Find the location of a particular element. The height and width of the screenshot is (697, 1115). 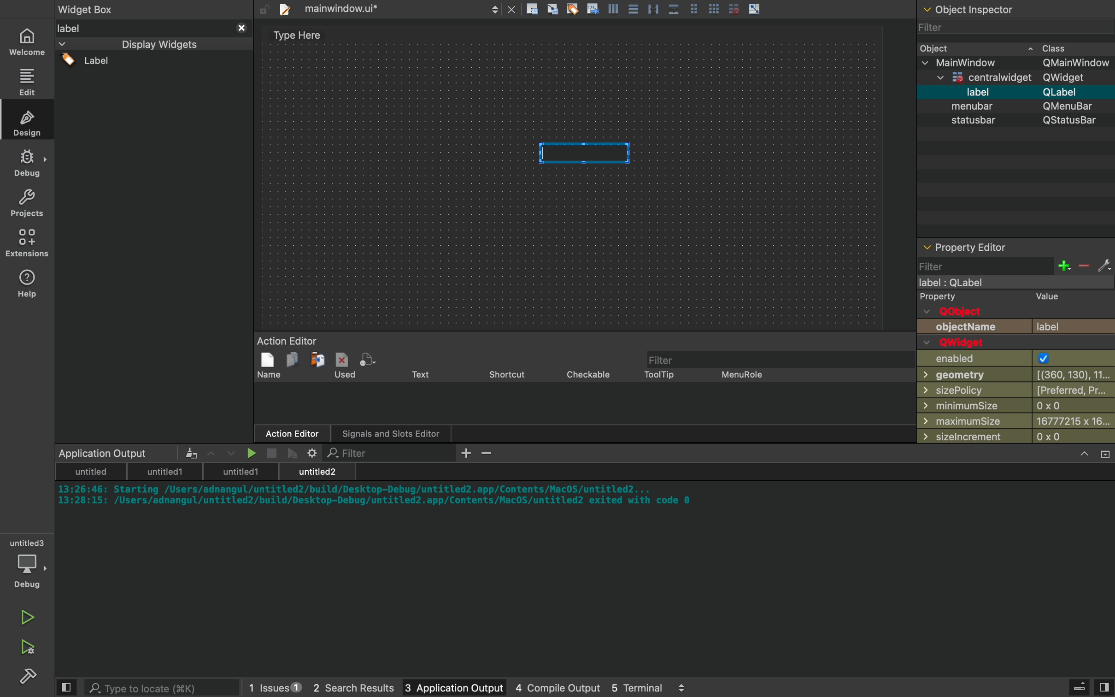

search bar is located at coordinates (151, 687).